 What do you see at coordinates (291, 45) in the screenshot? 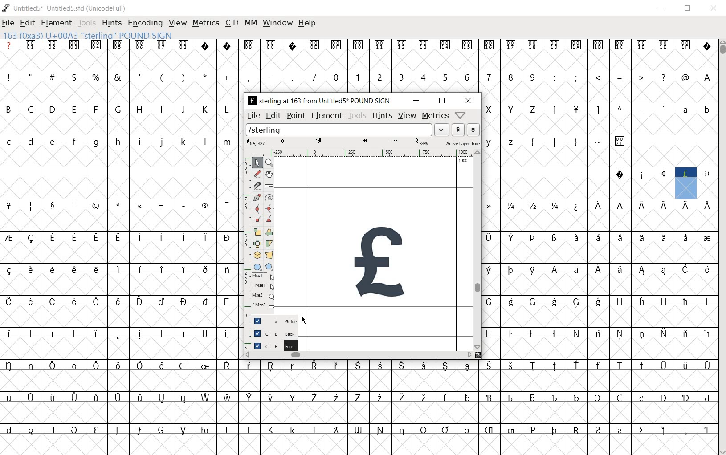
I see `Symbol` at bounding box center [291, 45].